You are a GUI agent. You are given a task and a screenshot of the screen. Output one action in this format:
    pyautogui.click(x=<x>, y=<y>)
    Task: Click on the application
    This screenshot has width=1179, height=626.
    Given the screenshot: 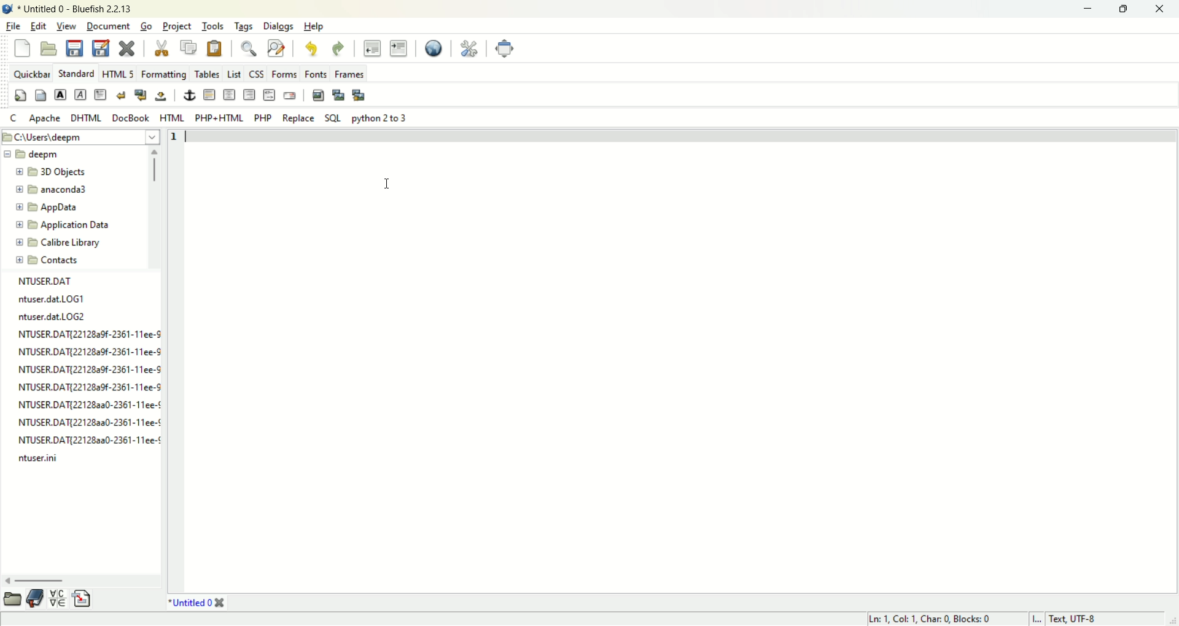 What is the action you would take?
    pyautogui.click(x=66, y=226)
    